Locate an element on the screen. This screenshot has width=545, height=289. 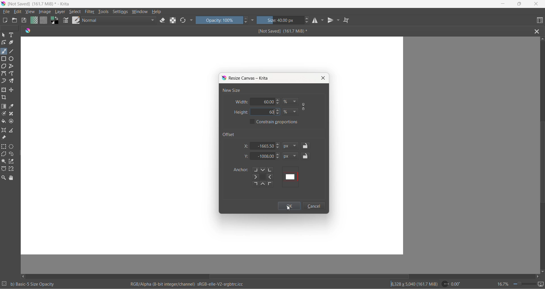
polyline tool is located at coordinates (12, 67).